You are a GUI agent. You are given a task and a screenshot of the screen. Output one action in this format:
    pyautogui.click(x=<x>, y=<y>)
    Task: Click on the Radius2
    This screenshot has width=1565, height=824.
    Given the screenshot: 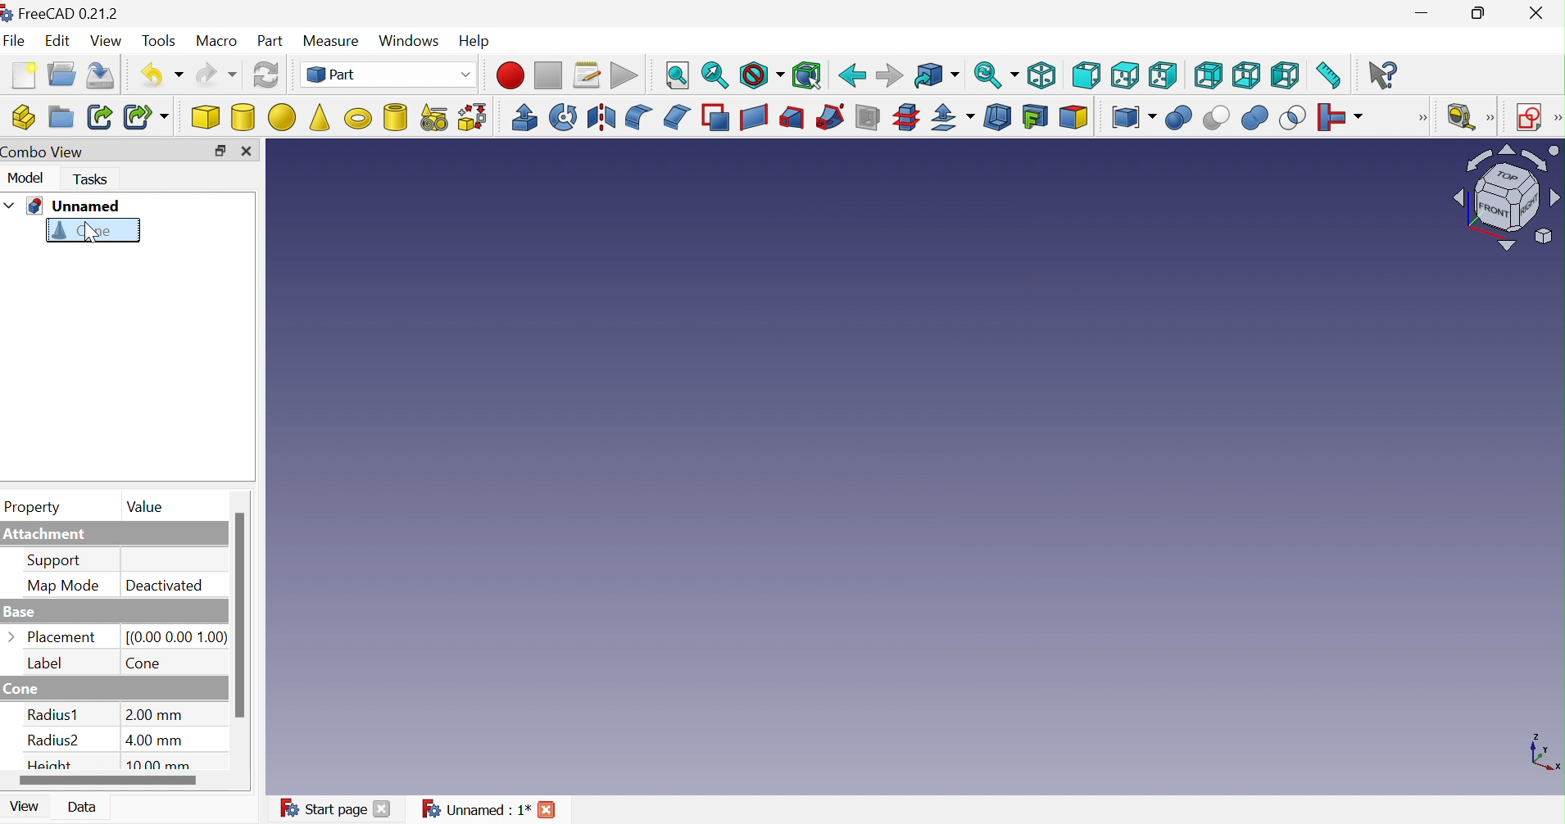 What is the action you would take?
    pyautogui.click(x=57, y=744)
    